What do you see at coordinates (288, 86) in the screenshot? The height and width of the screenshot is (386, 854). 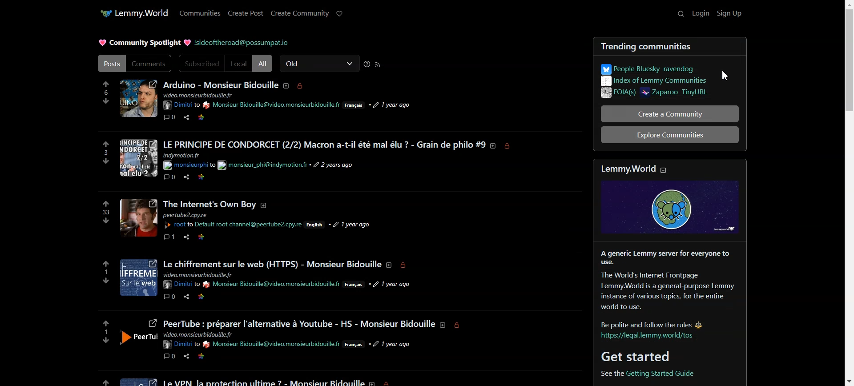 I see `About` at bounding box center [288, 86].